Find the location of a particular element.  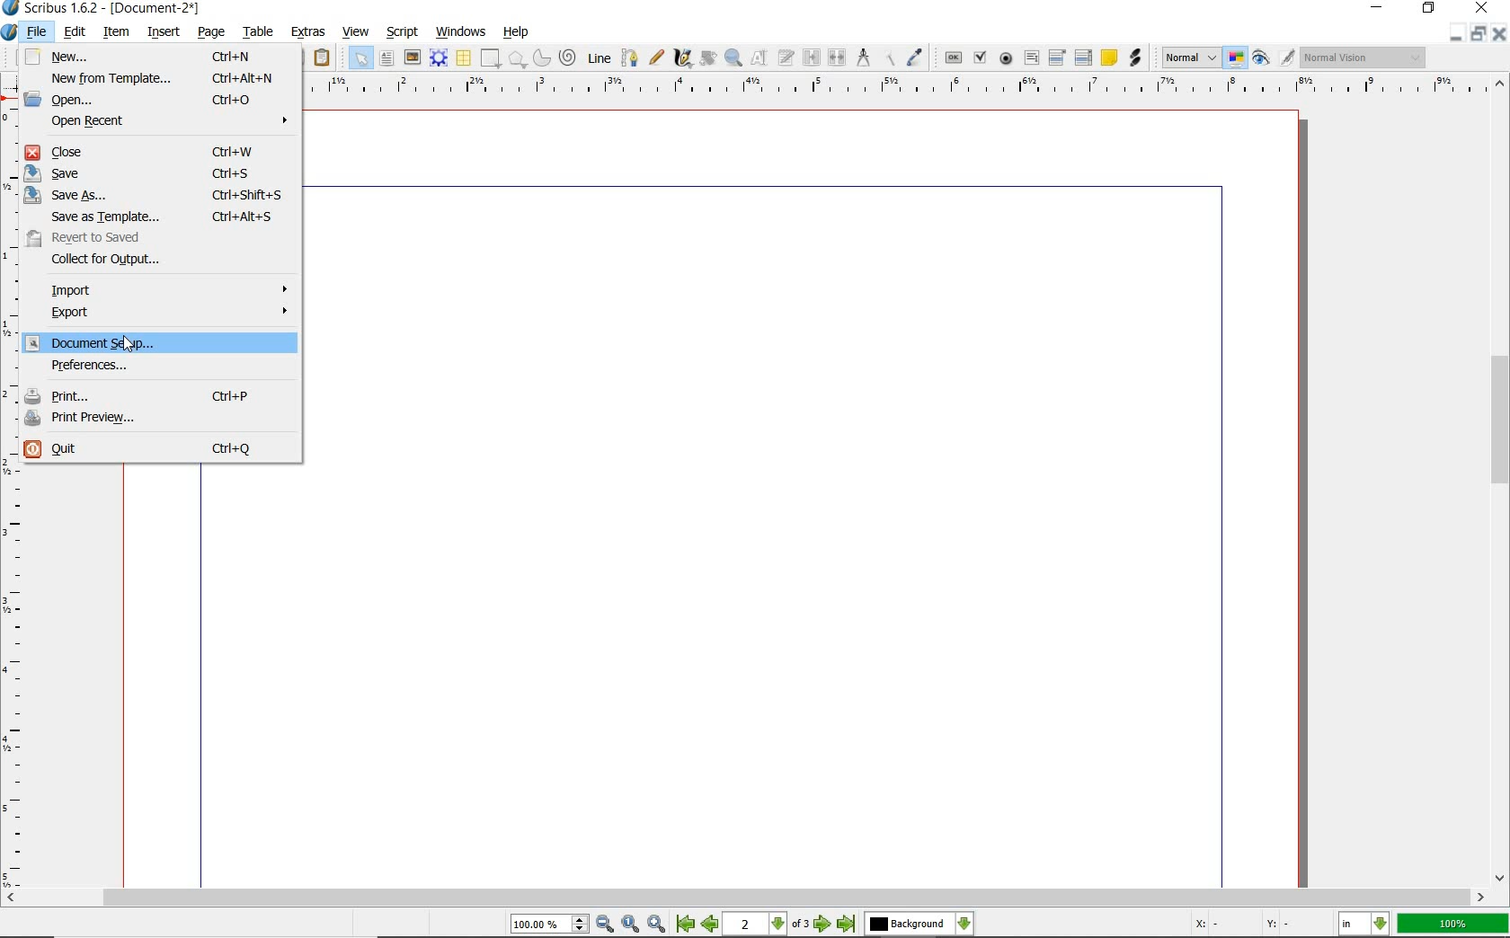

Next Page is located at coordinates (823, 925).